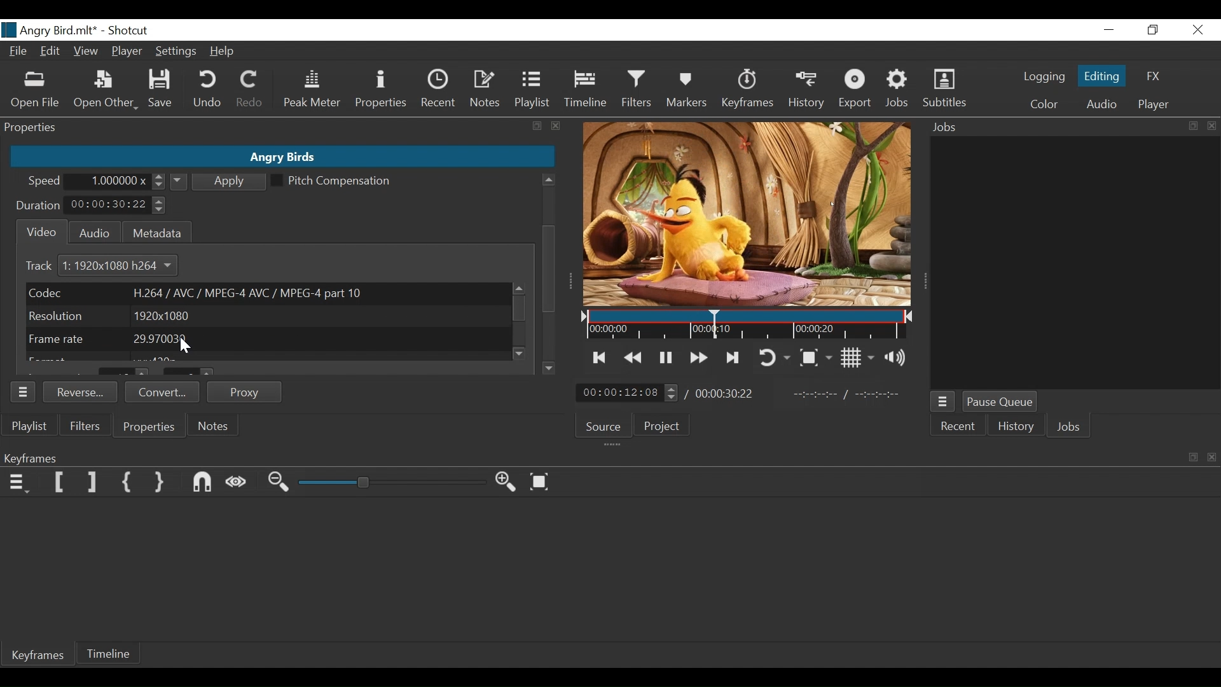  Describe the element at coordinates (282, 128) in the screenshot. I see `Properties Panel` at that location.